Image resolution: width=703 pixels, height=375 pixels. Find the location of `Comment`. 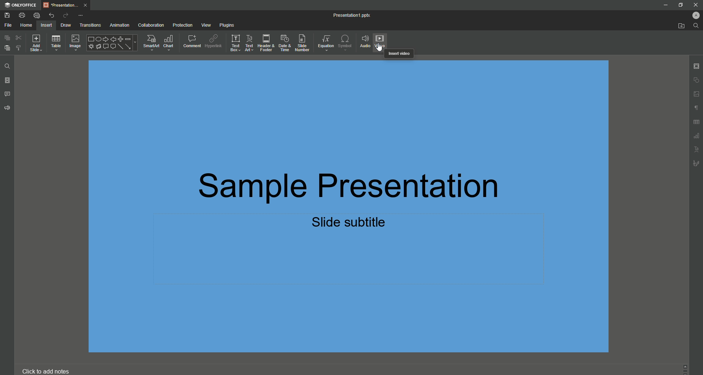

Comment is located at coordinates (190, 41).